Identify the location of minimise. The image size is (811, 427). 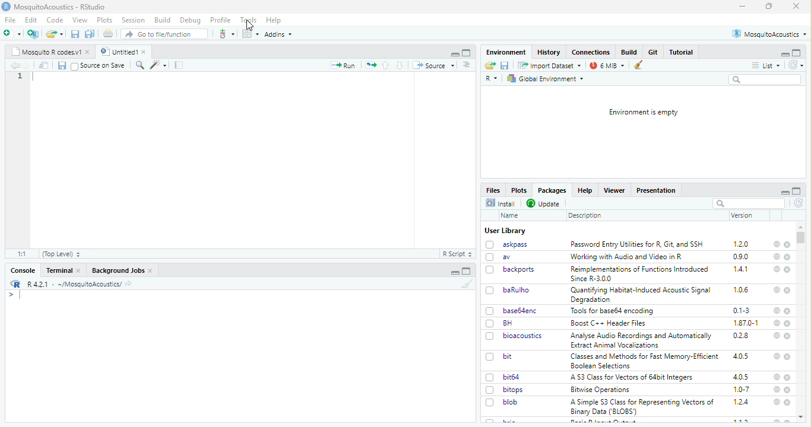
(456, 55).